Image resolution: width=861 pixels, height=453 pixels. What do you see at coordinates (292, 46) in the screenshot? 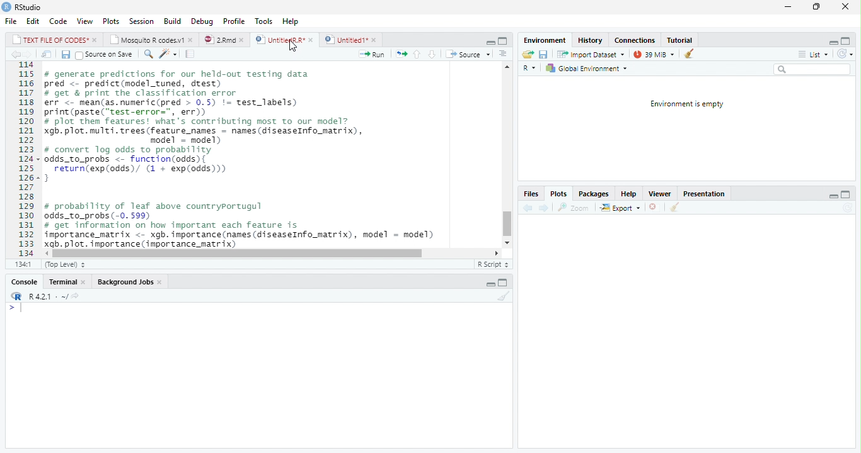
I see `Cursor` at bounding box center [292, 46].